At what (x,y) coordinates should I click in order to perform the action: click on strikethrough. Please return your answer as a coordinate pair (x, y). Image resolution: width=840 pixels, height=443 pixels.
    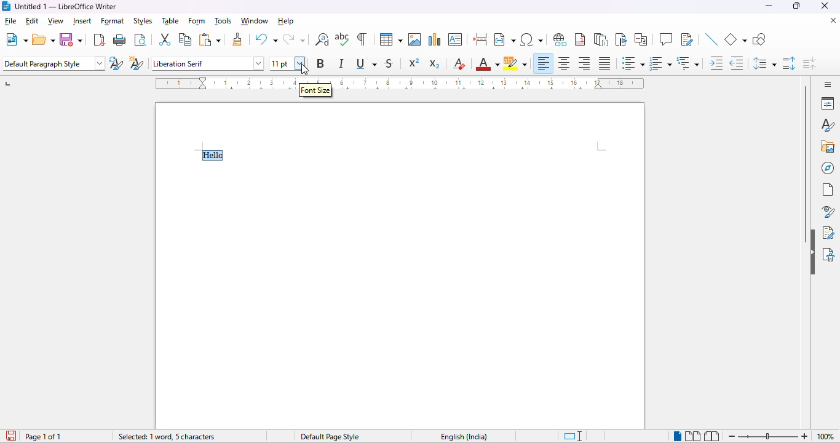
    Looking at the image, I should click on (389, 63).